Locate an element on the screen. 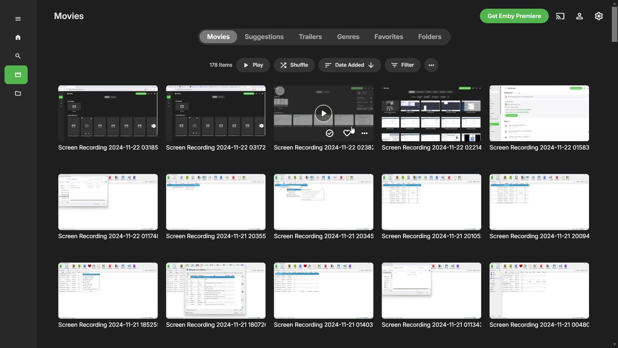 This screenshot has height=348, width=618. account is located at coordinates (579, 16).